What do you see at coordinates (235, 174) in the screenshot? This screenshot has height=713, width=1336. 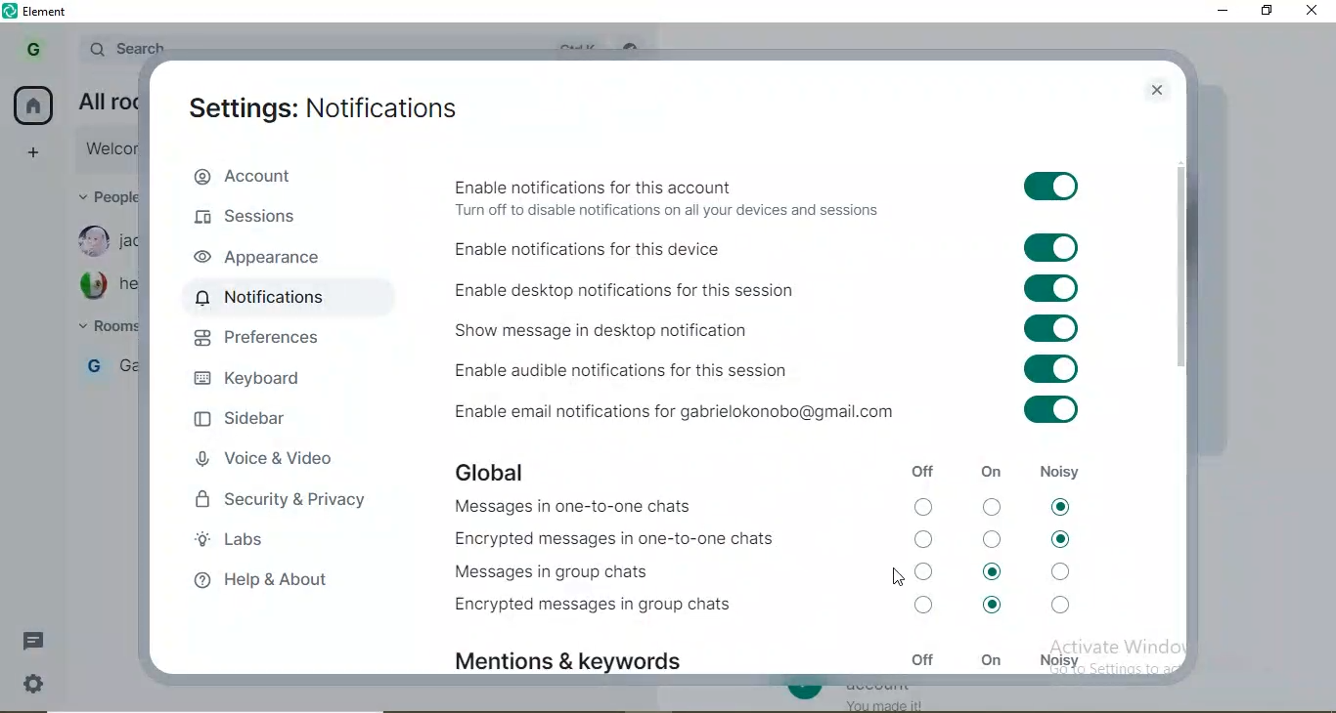 I see `account` at bounding box center [235, 174].